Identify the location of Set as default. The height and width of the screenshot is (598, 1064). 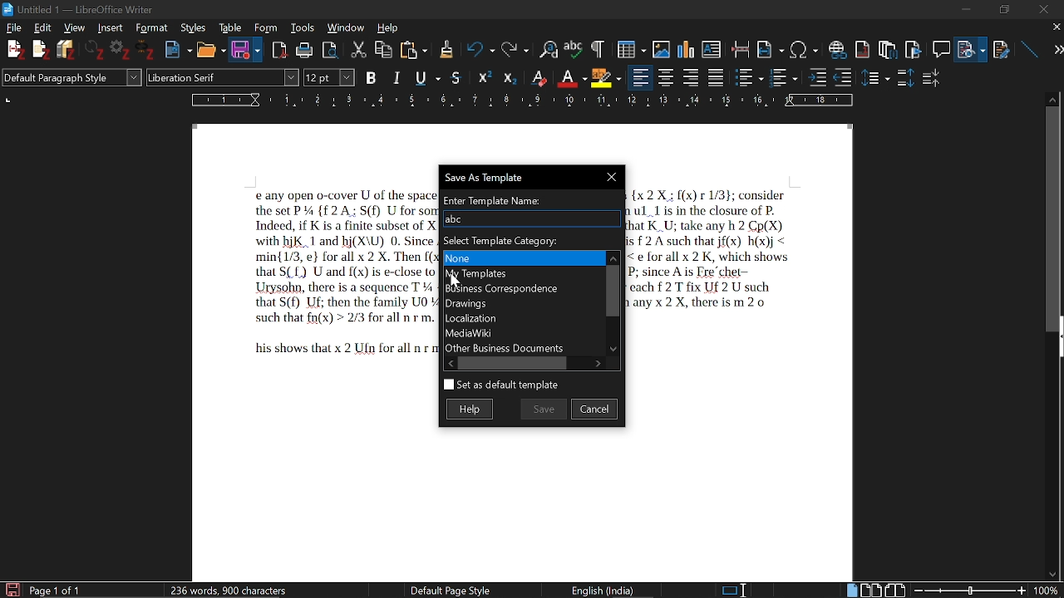
(500, 385).